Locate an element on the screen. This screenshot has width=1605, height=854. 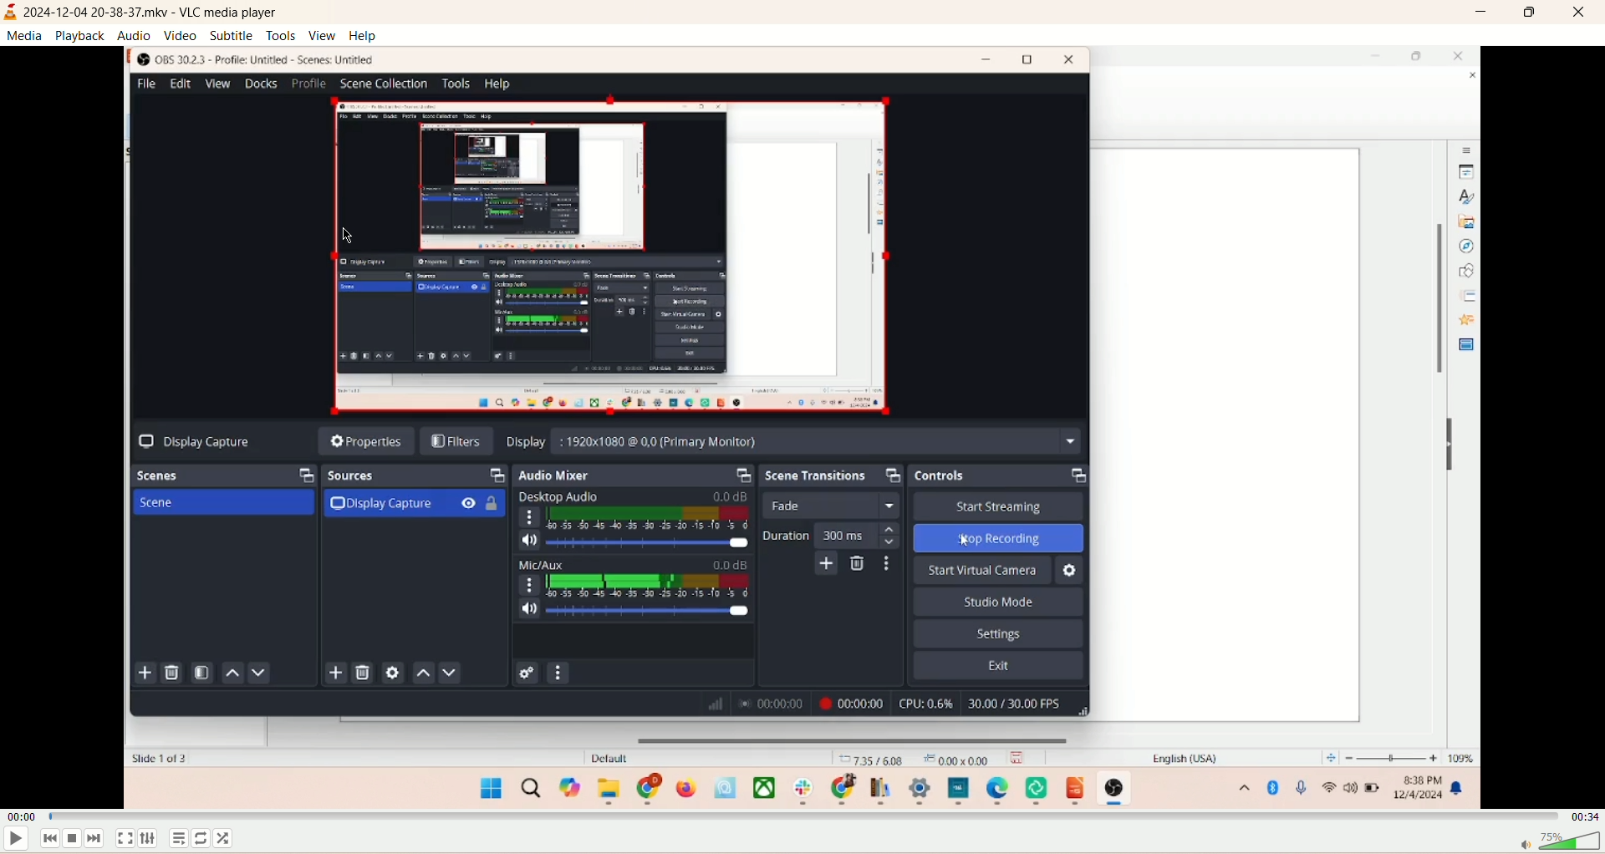
audio is located at coordinates (134, 34).